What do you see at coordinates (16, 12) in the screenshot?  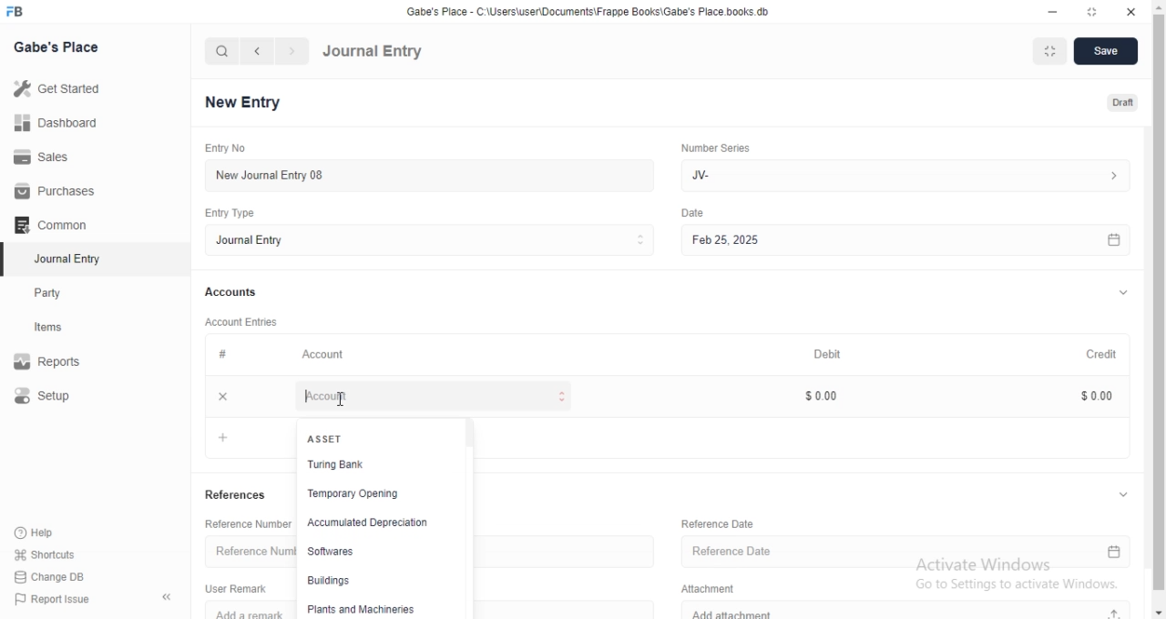 I see `FB` at bounding box center [16, 12].